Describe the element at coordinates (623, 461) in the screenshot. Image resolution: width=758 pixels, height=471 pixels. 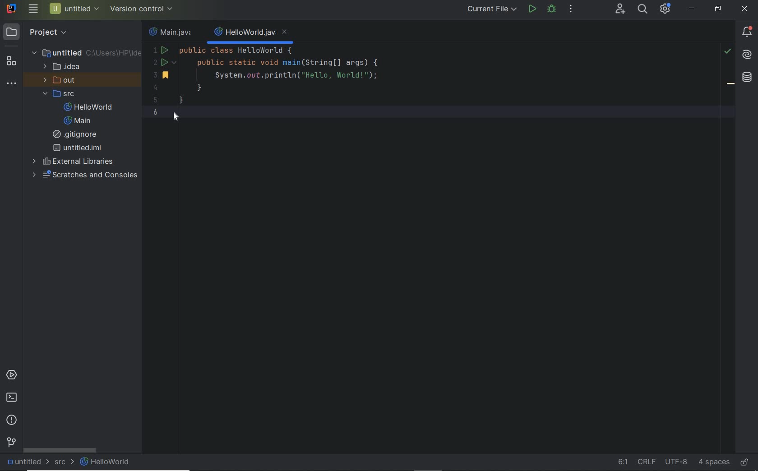
I see `go to line` at that location.